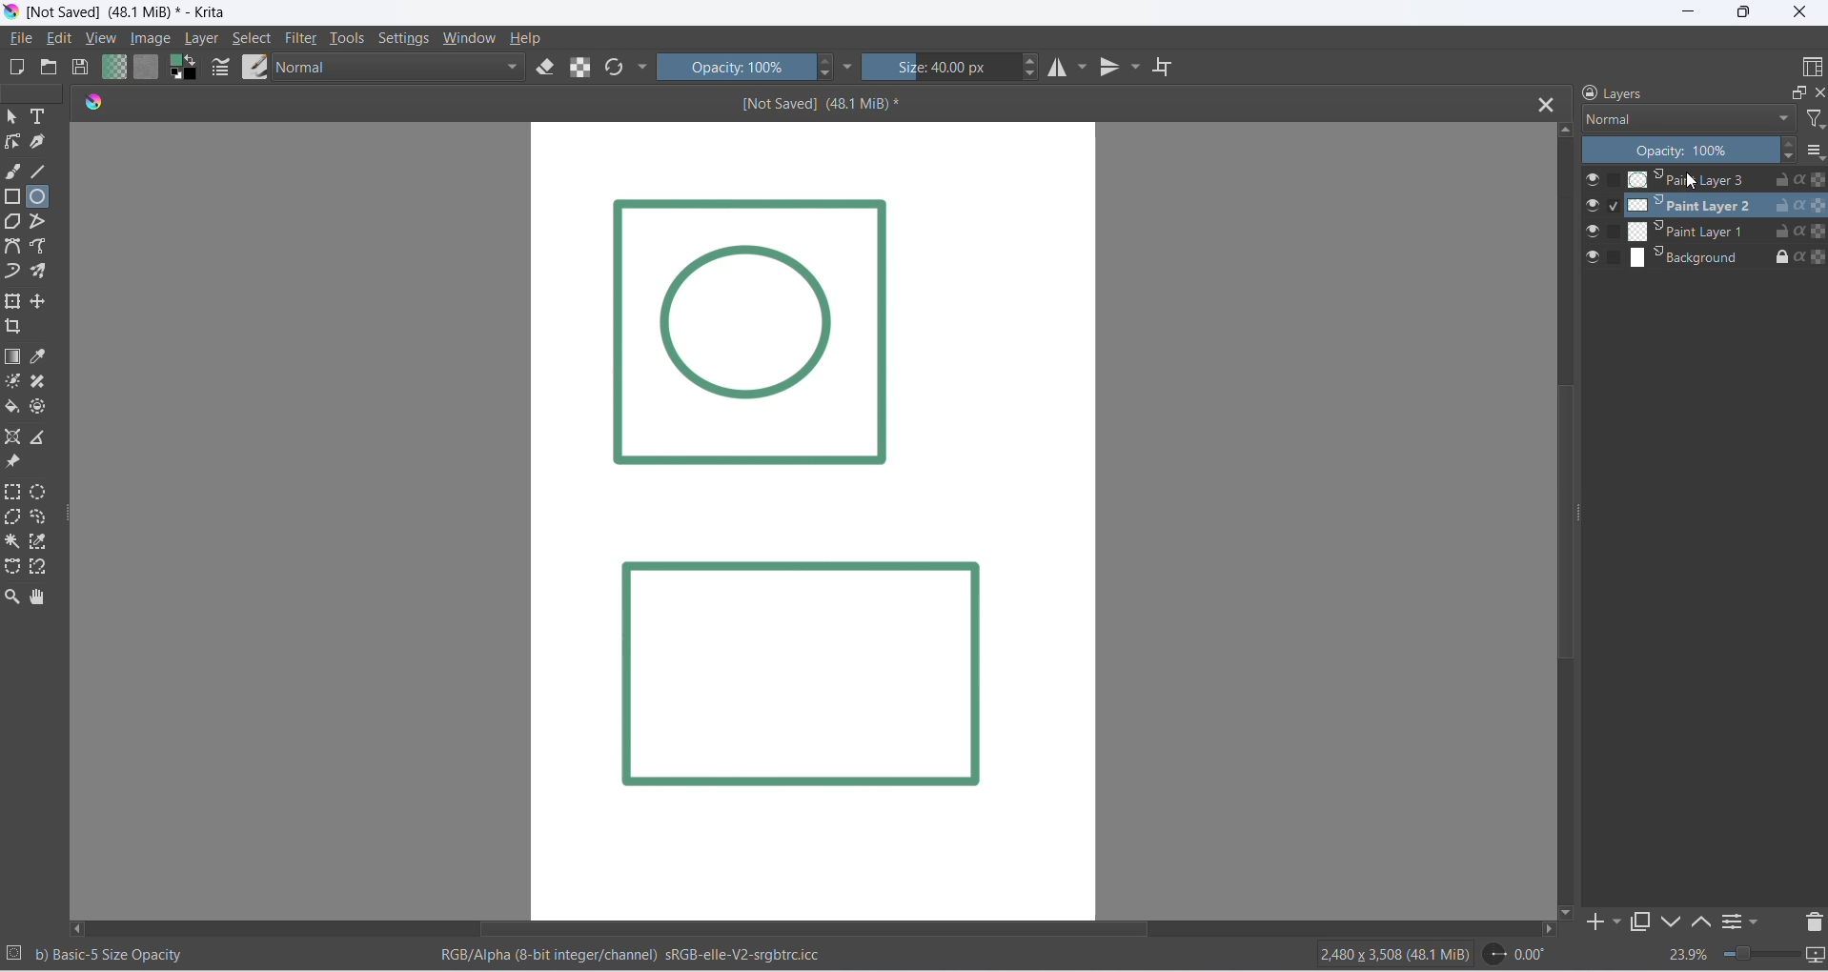 This screenshot has width=1828, height=972. Describe the element at coordinates (1810, 230) in the screenshot. I see `Preserver Alpha` at that location.